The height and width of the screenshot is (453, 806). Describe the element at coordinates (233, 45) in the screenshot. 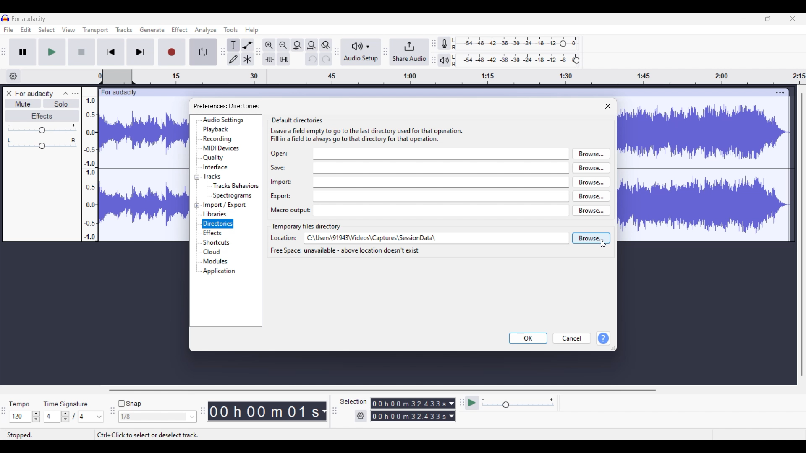

I see `Selection tool` at that location.